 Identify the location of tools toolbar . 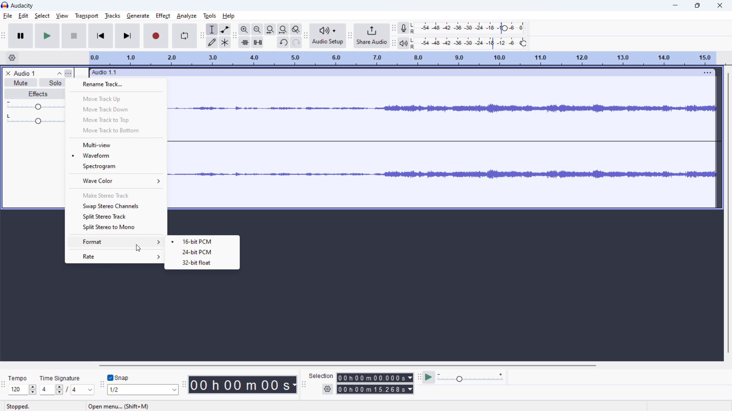
(202, 36).